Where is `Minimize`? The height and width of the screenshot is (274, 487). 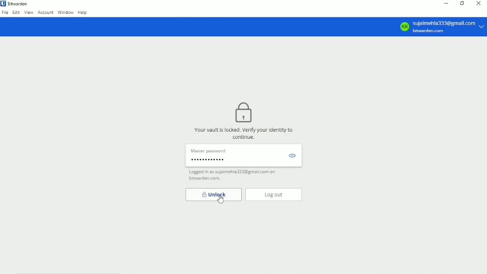 Minimize is located at coordinates (446, 3).